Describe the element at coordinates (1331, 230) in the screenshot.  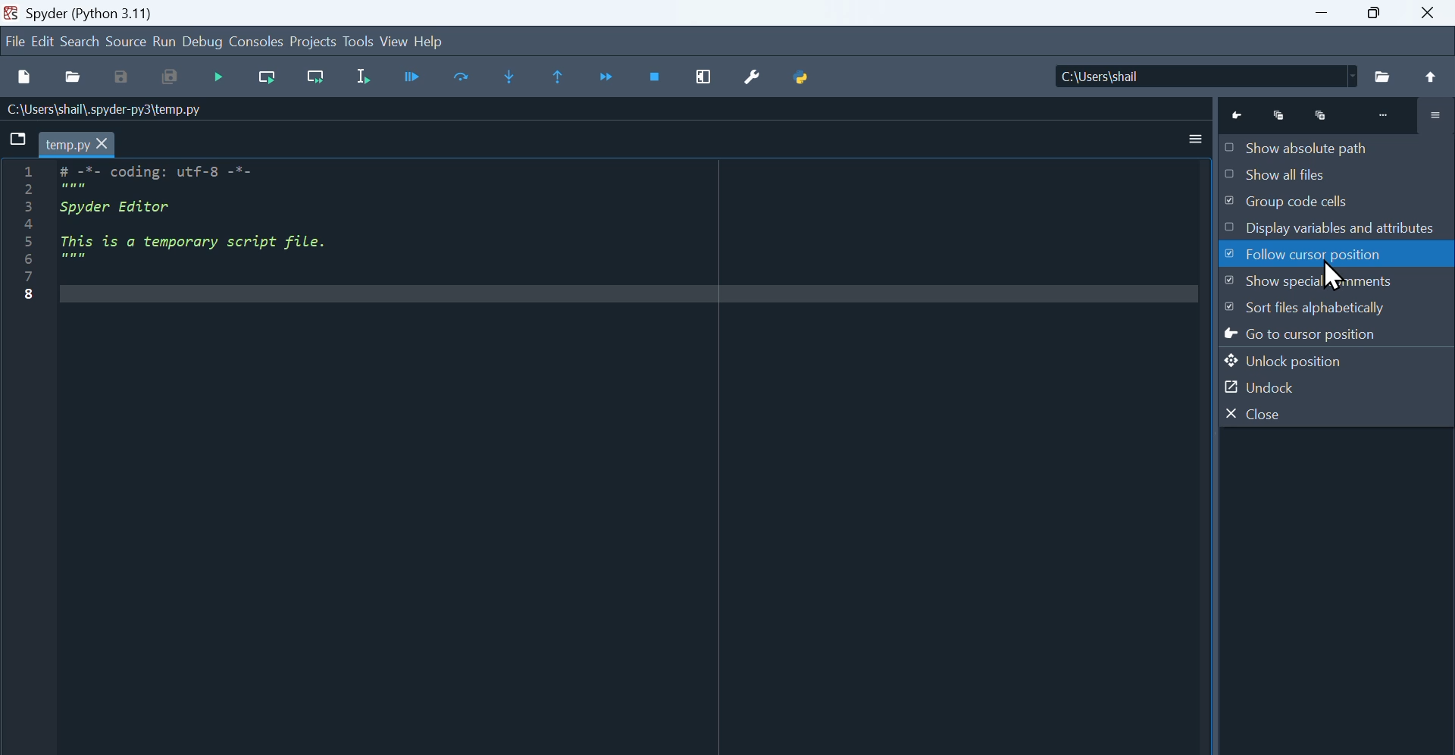
I see `Display variables and attribute` at that location.